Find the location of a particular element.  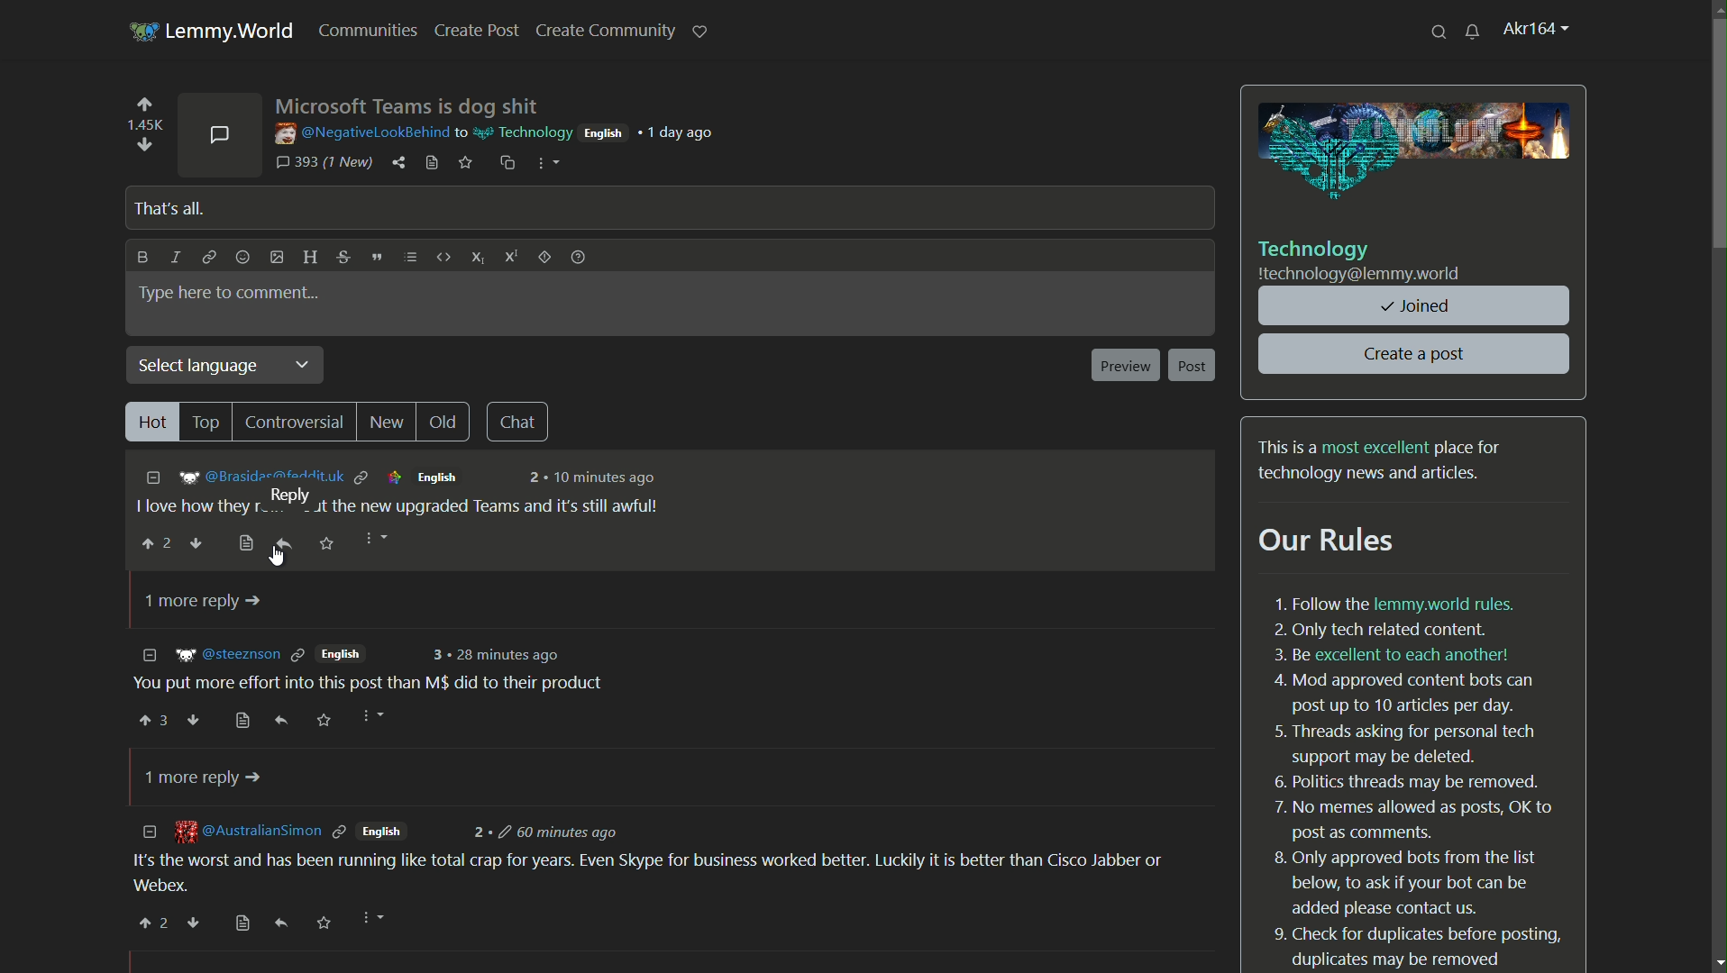

add emoji is located at coordinates (242, 258).